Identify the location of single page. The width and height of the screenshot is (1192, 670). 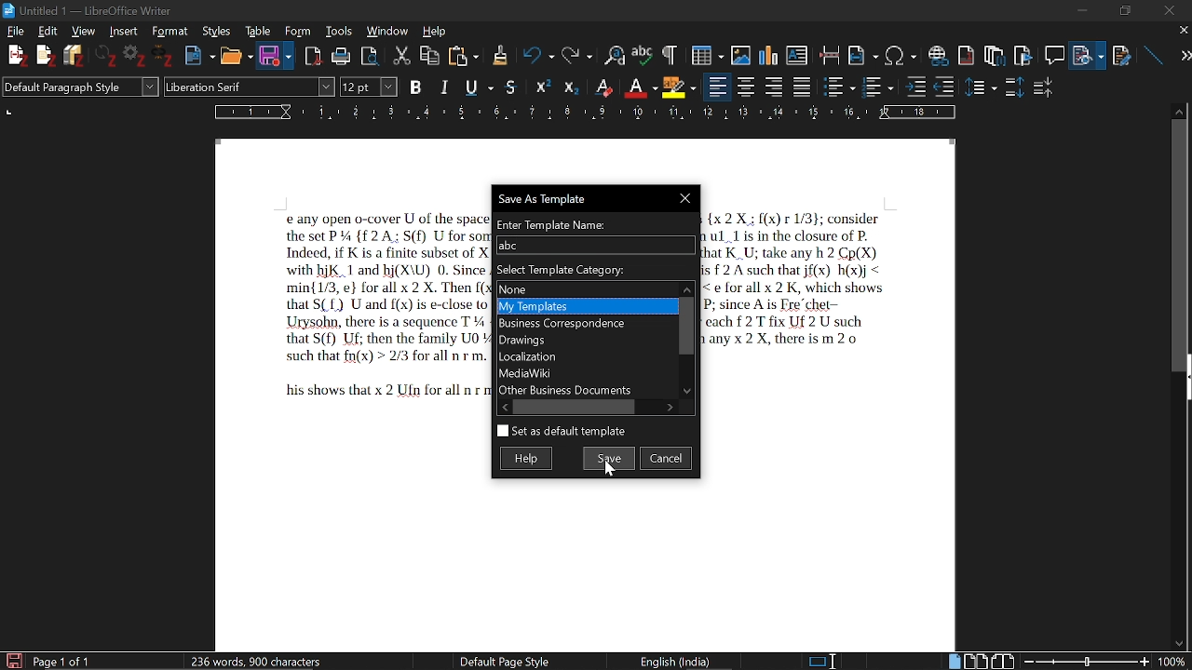
(955, 661).